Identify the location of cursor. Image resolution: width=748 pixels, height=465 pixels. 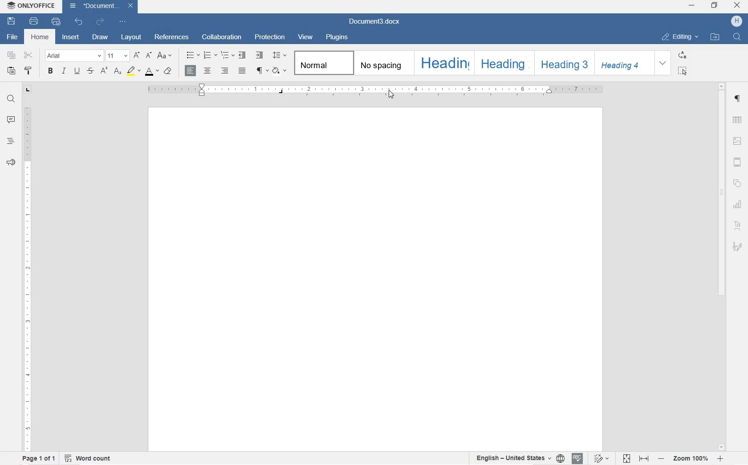
(391, 96).